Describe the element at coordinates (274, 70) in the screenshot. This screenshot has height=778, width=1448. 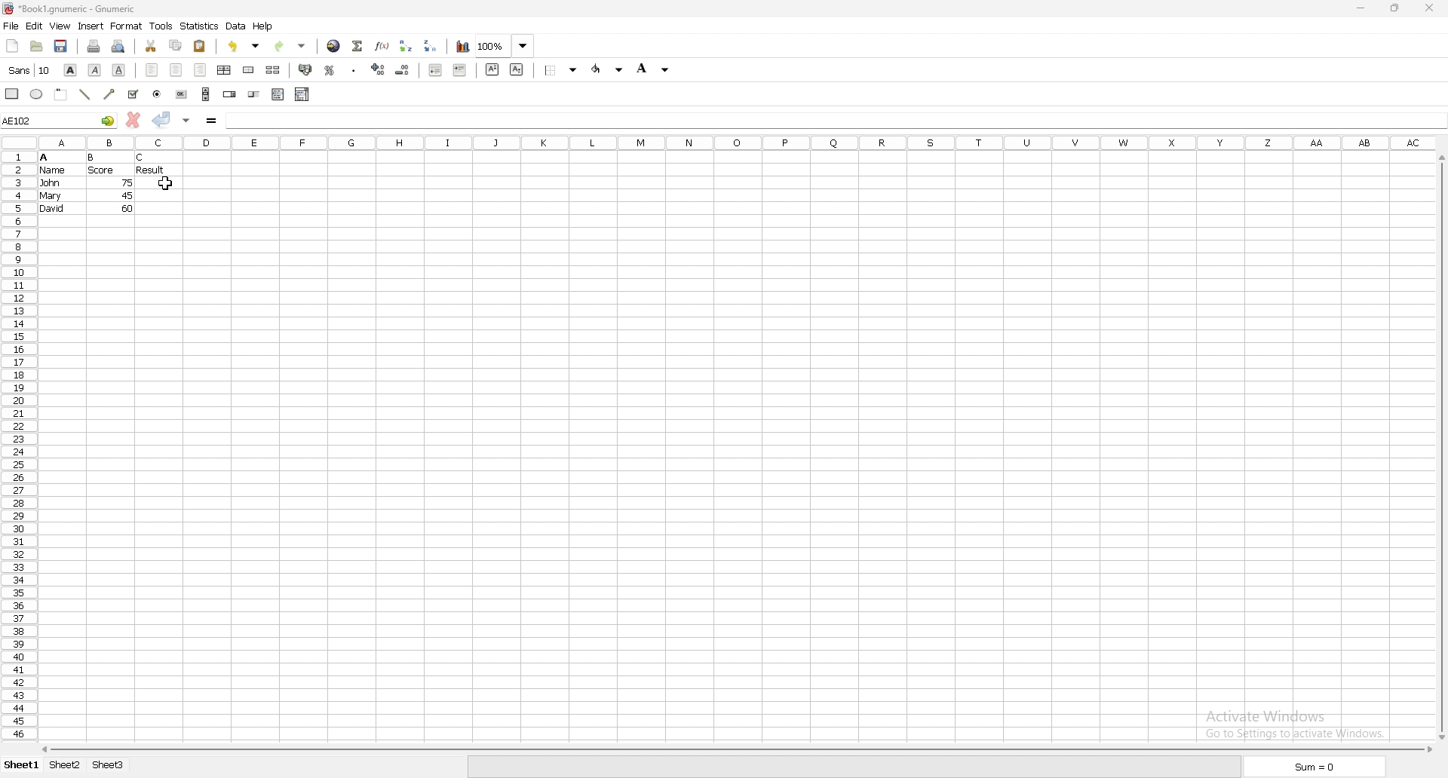
I see `split merged cell` at that location.